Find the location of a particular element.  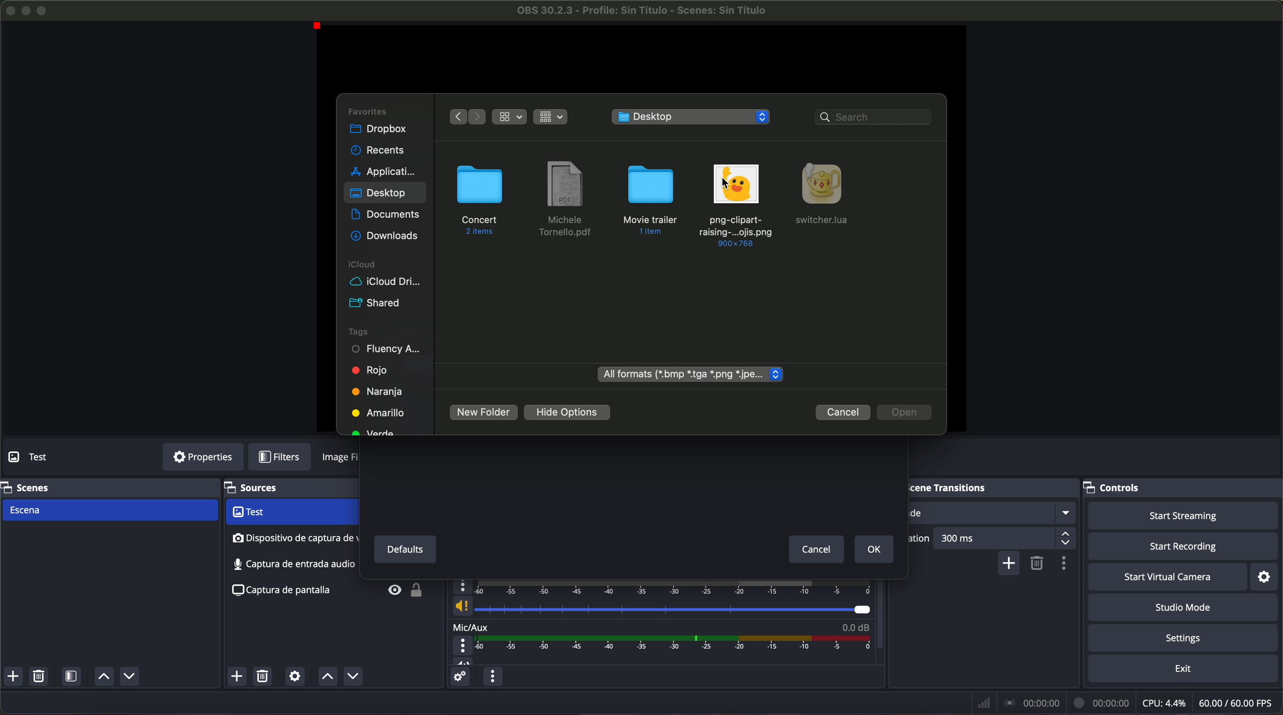

click on image file is located at coordinates (736, 203).